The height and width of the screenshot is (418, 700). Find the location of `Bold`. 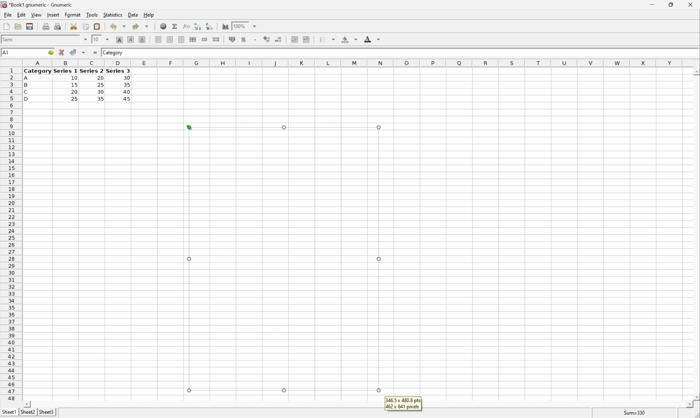

Bold is located at coordinates (120, 39).